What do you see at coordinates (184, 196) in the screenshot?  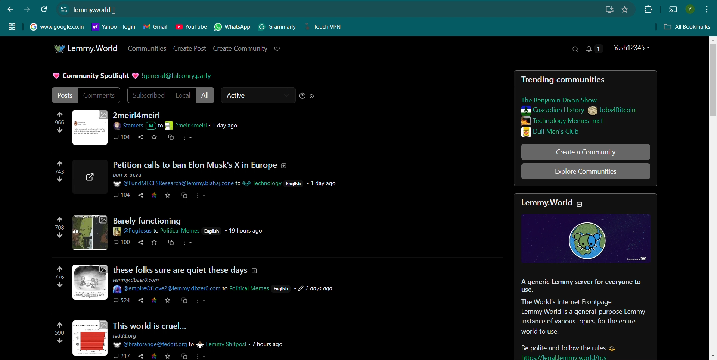 I see `copy` at bounding box center [184, 196].